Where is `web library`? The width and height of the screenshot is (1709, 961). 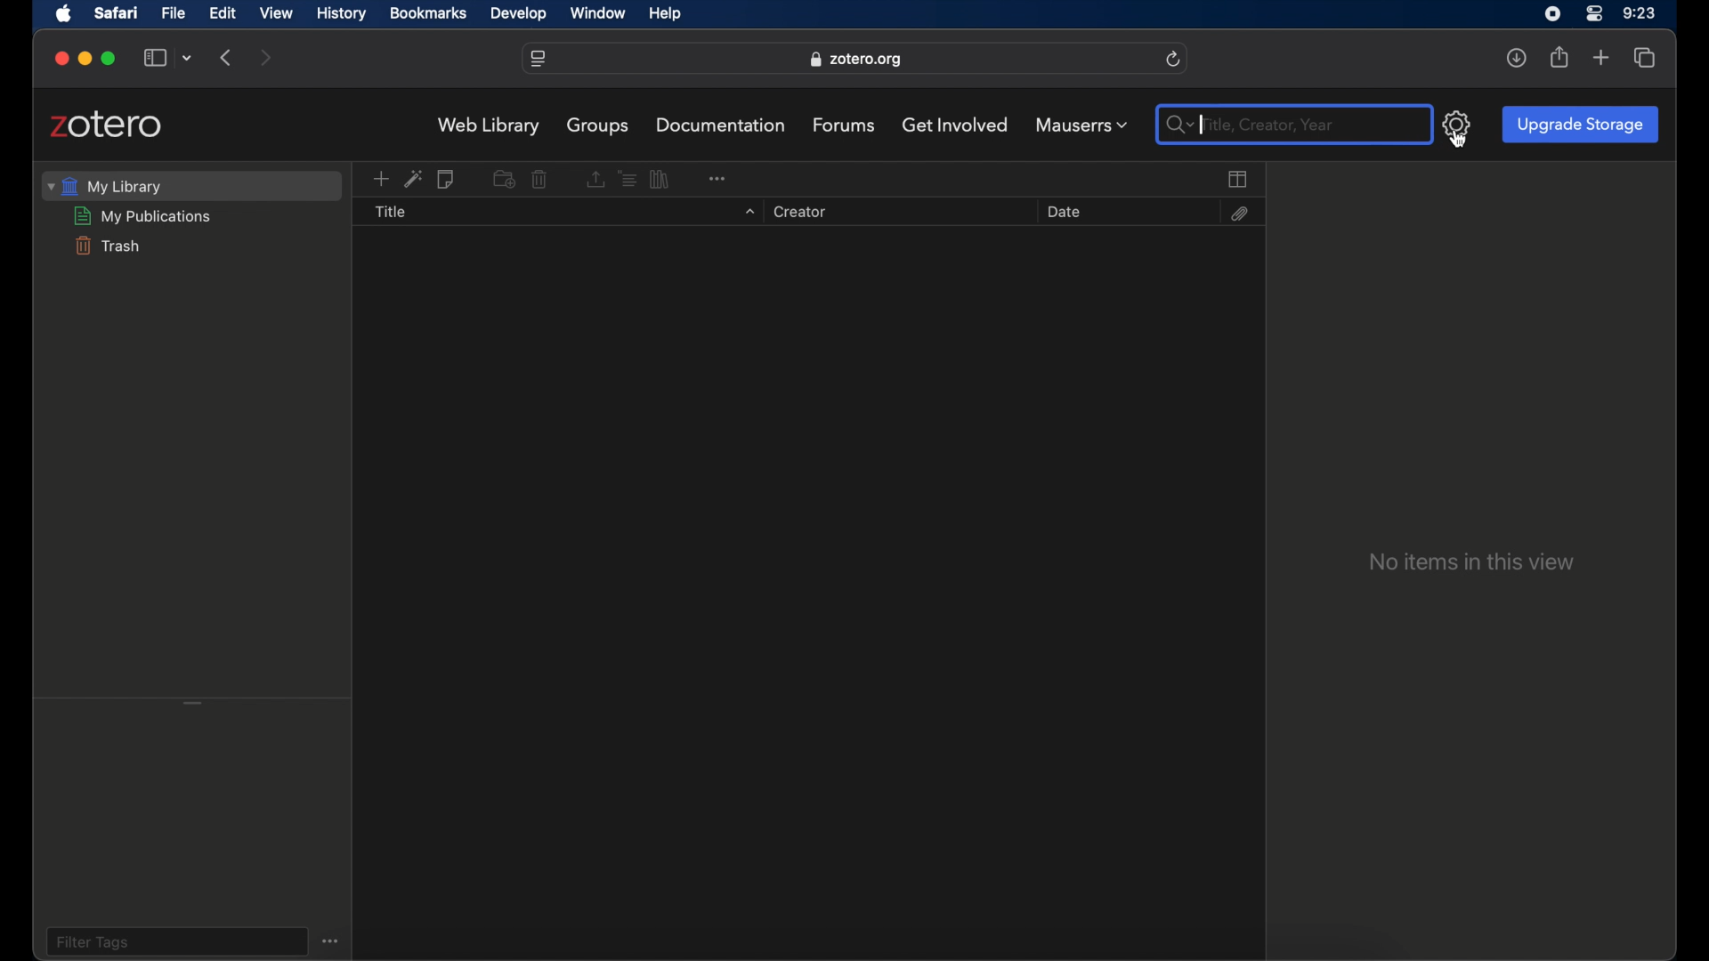 web library is located at coordinates (490, 126).